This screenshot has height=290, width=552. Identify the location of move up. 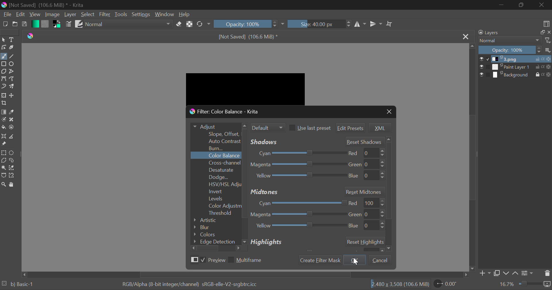
(472, 47).